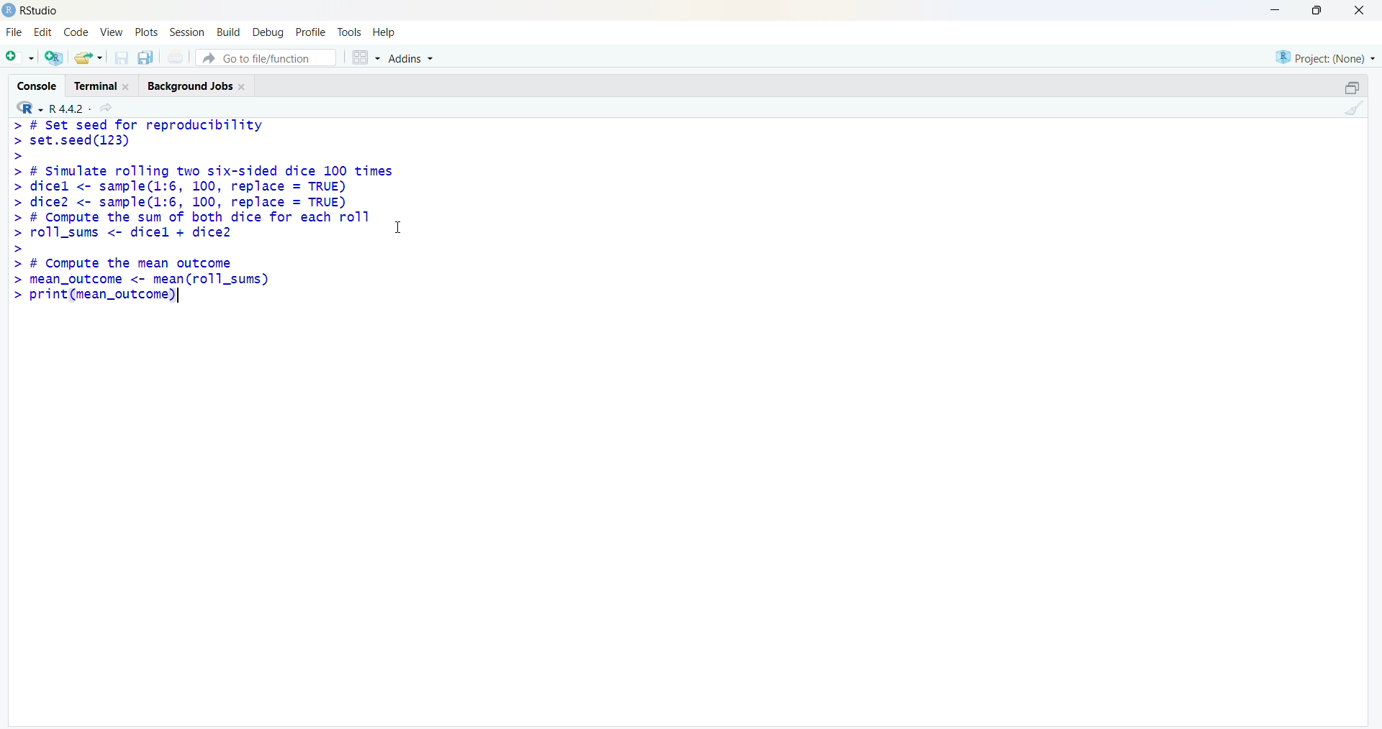  What do you see at coordinates (1360, 9) in the screenshot?
I see `close` at bounding box center [1360, 9].